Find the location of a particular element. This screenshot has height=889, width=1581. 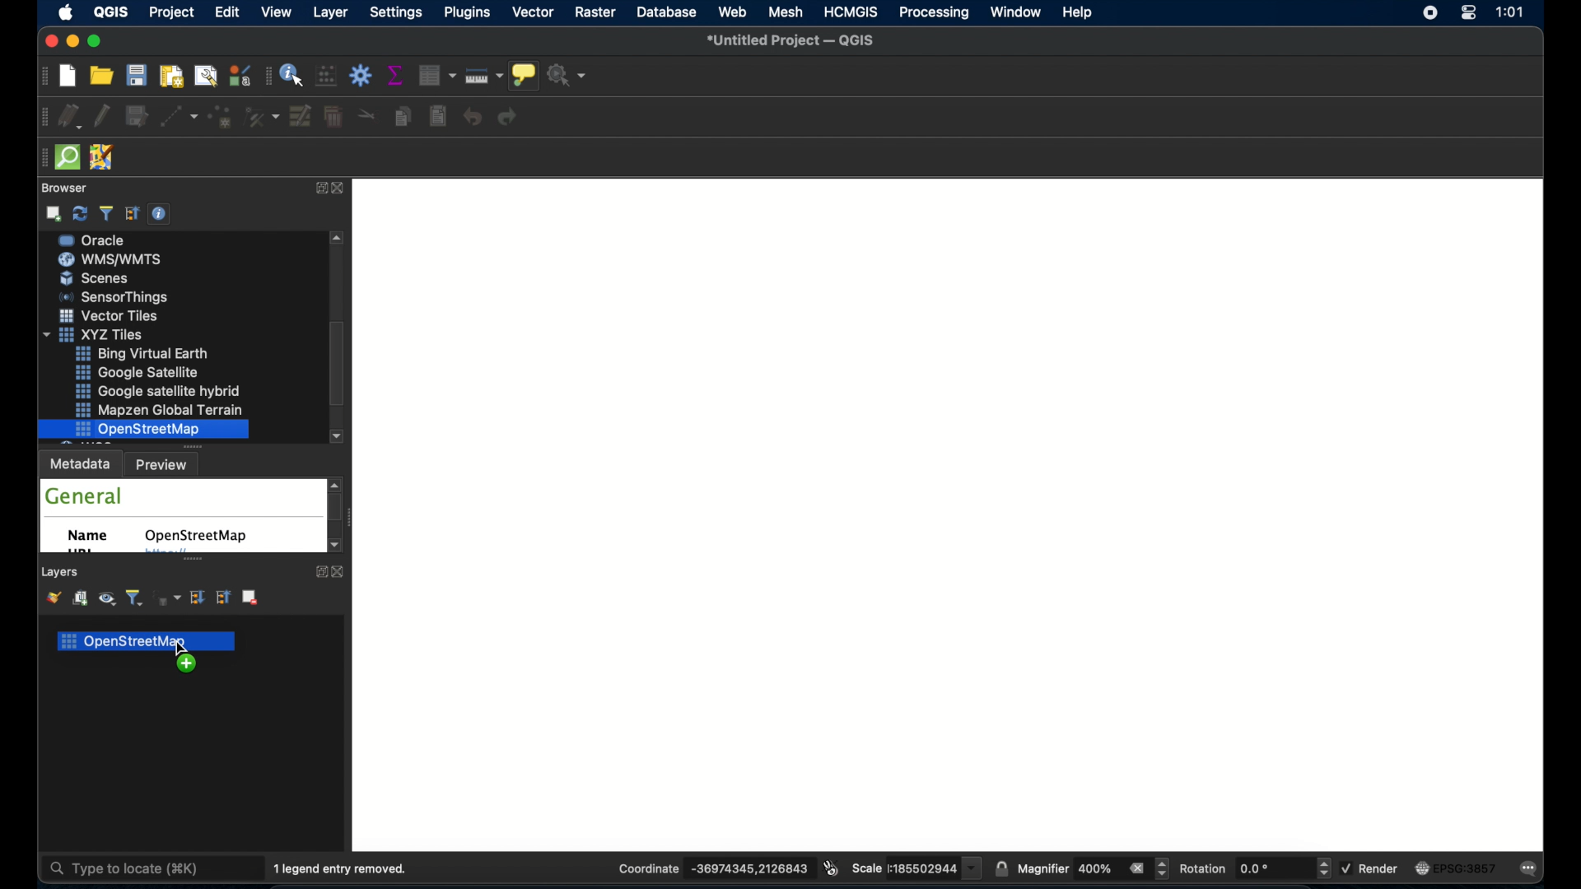

layers is located at coordinates (62, 572).